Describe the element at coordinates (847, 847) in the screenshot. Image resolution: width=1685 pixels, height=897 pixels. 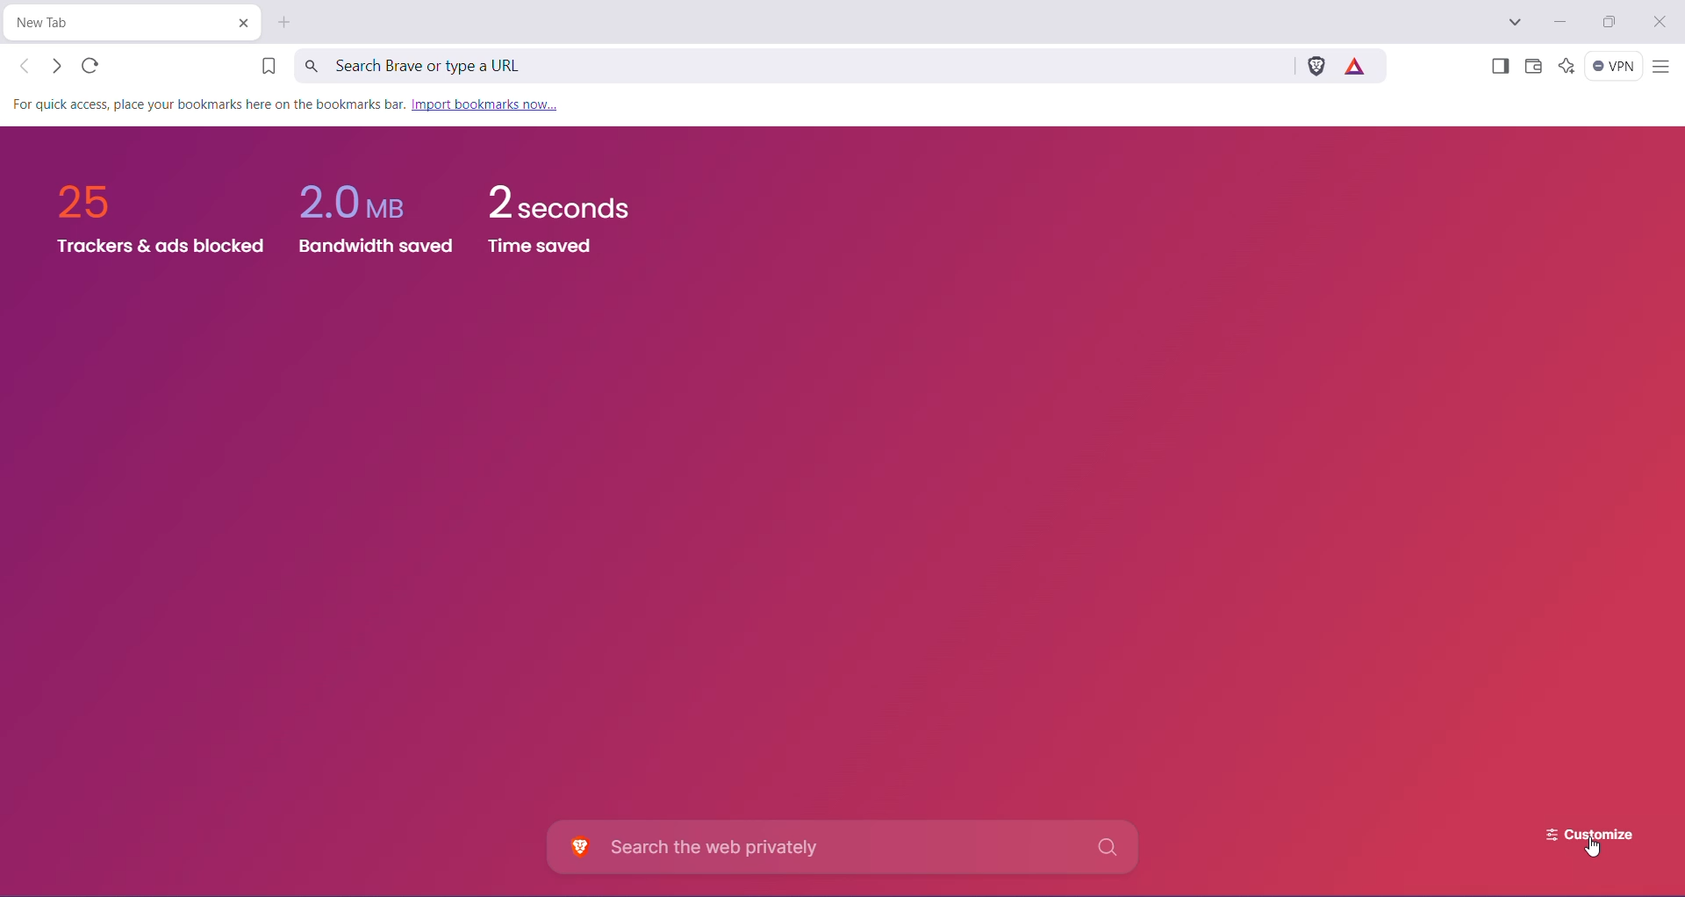
I see `Search the Web privately` at that location.